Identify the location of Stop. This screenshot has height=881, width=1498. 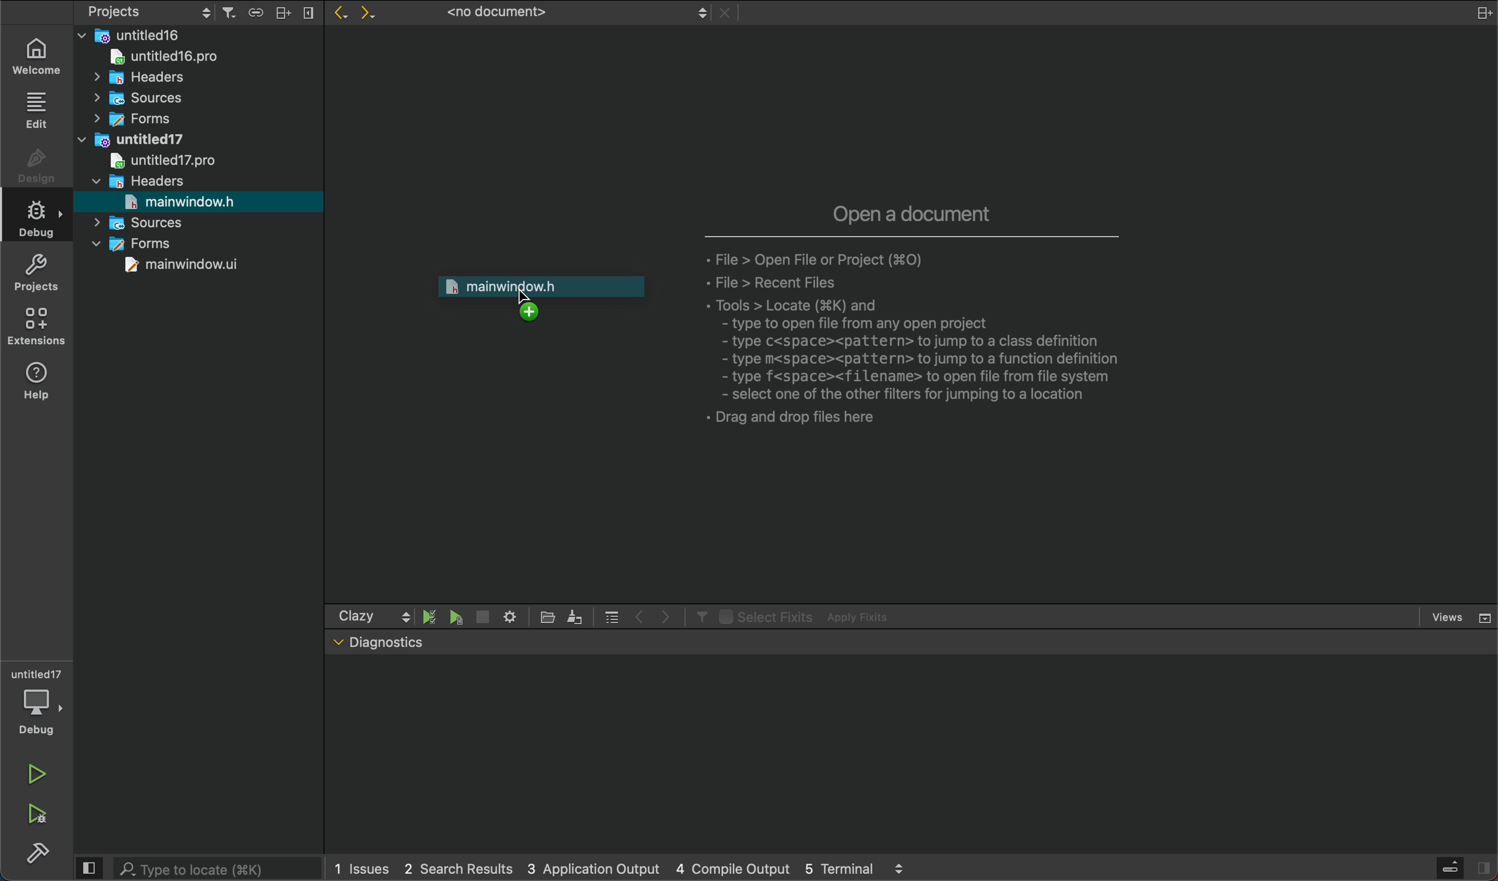
(481, 616).